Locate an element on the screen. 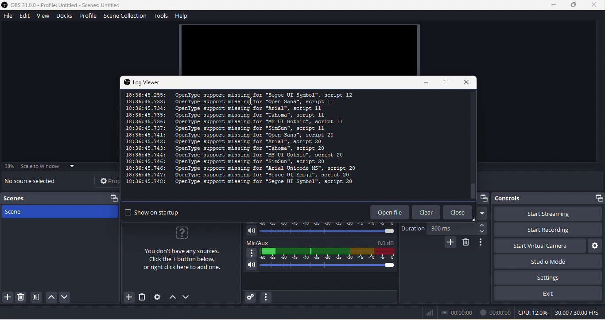  scene is located at coordinates (60, 214).